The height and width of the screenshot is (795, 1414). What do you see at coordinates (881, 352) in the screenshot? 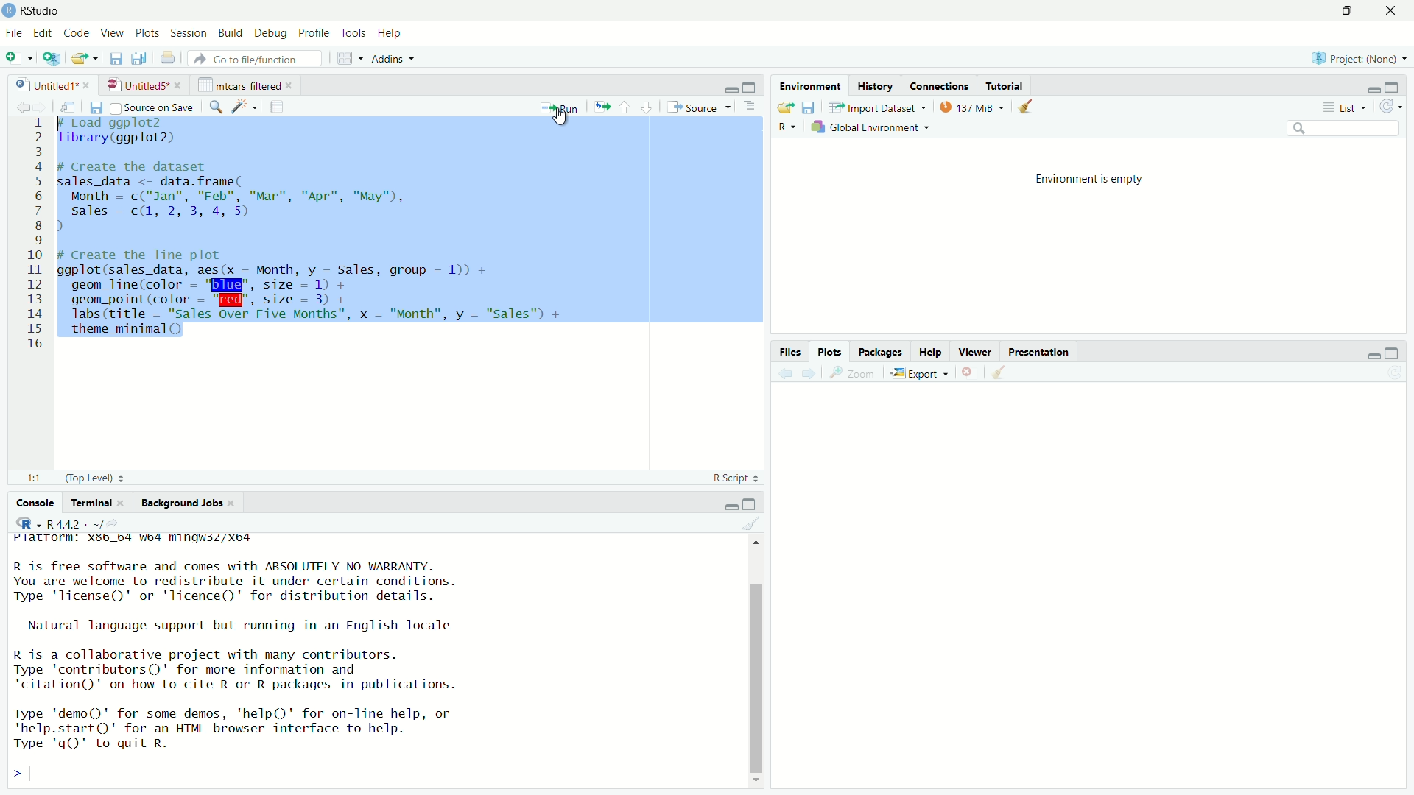
I see `Packages` at bounding box center [881, 352].